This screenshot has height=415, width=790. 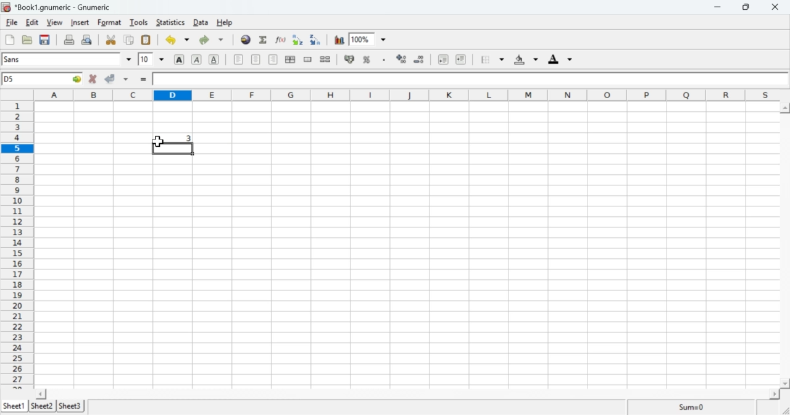 What do you see at coordinates (71, 406) in the screenshot?
I see `Sheet 3` at bounding box center [71, 406].